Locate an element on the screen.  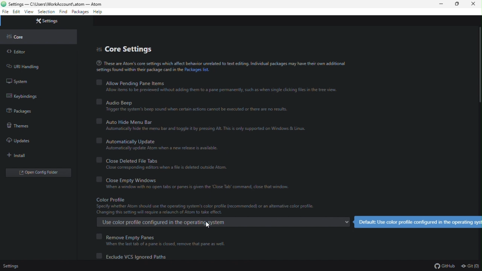
remove empty panes is located at coordinates (162, 240).